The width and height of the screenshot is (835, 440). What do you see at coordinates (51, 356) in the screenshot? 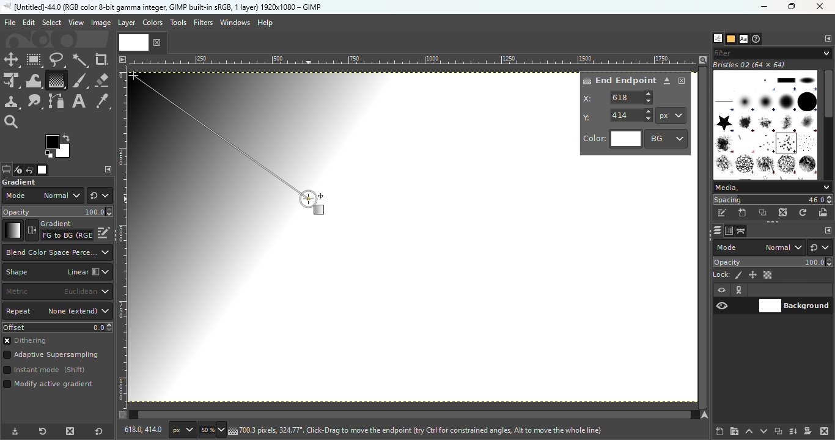
I see `Adaptive supersampling` at bounding box center [51, 356].